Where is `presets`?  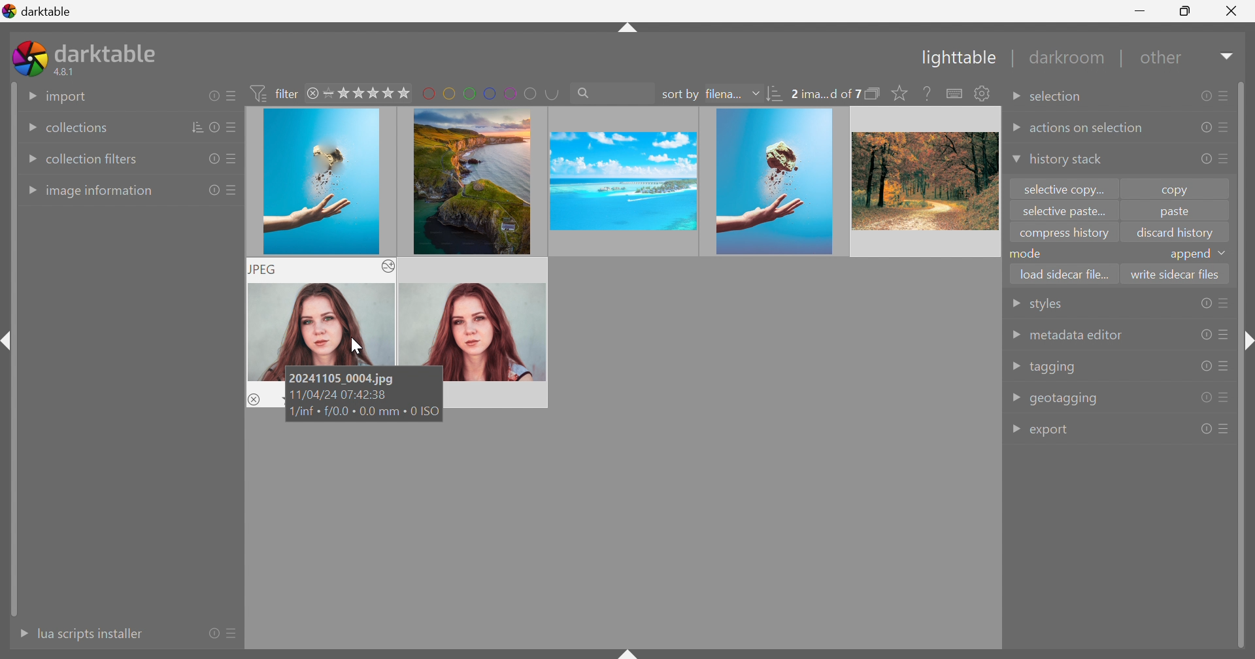
presets is located at coordinates (233, 129).